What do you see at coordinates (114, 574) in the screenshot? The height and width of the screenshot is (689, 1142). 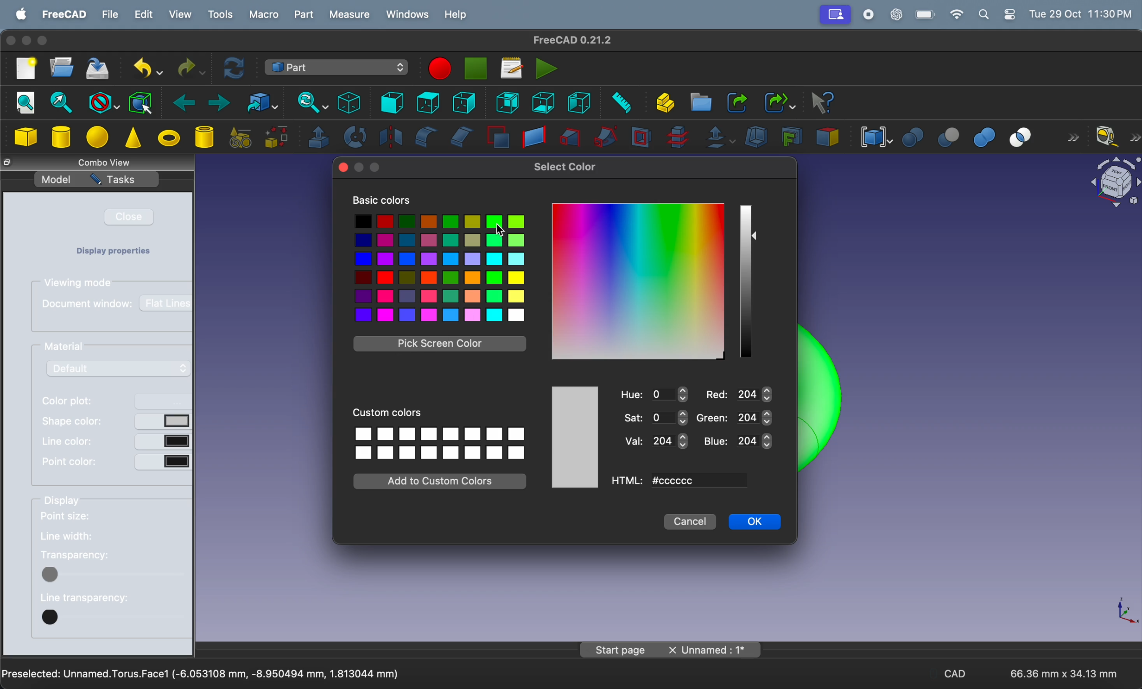 I see `button` at bounding box center [114, 574].